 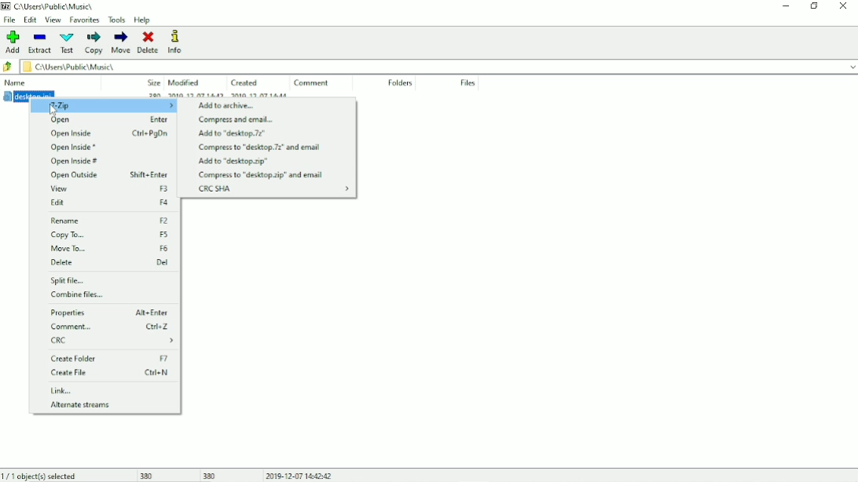 What do you see at coordinates (229, 105) in the screenshot?
I see `Add to archive` at bounding box center [229, 105].